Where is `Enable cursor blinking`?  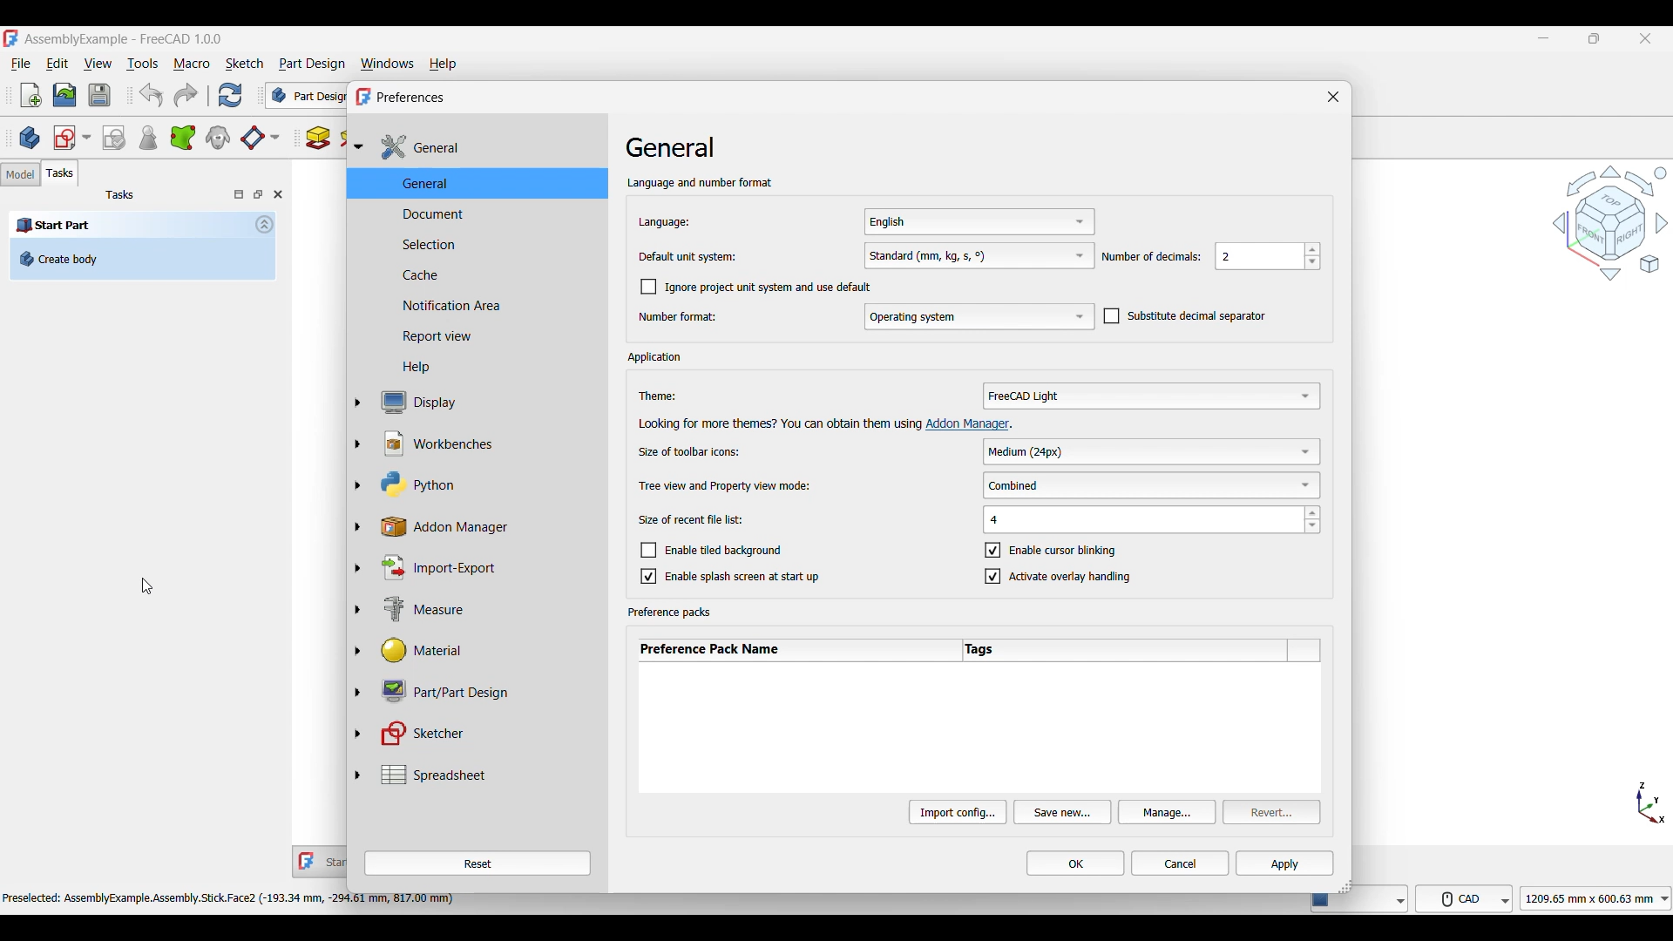
Enable cursor blinking is located at coordinates (1052, 550).